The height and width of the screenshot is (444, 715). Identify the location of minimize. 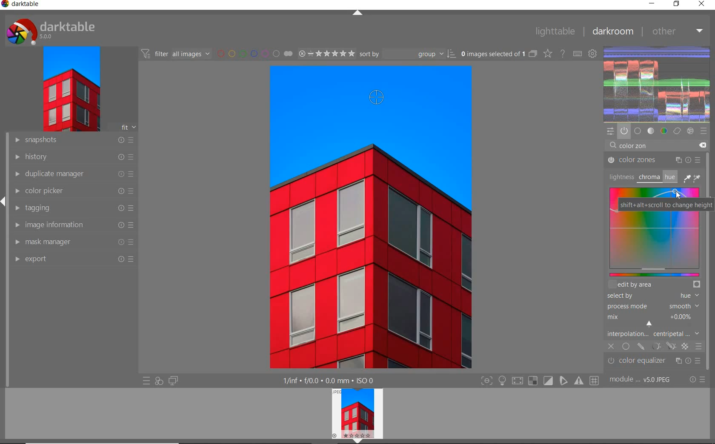
(652, 4).